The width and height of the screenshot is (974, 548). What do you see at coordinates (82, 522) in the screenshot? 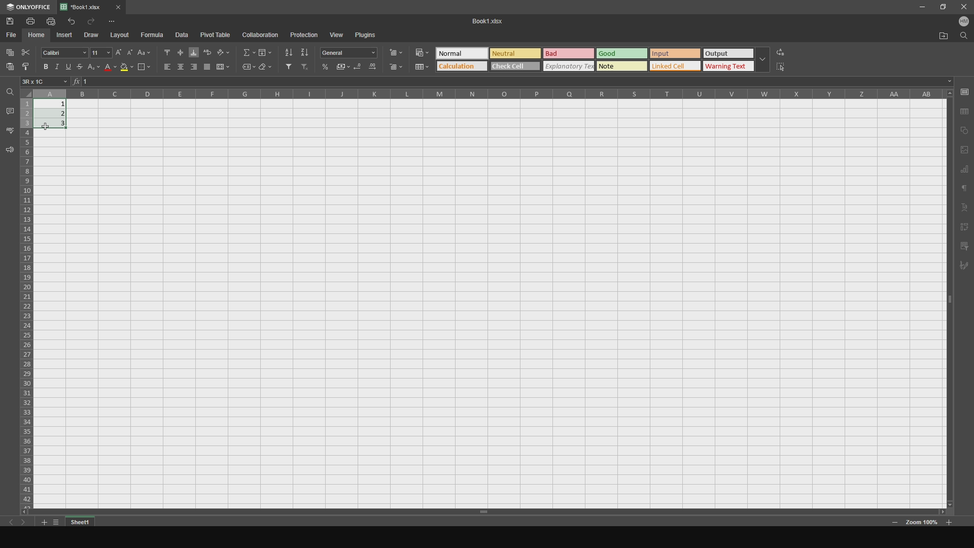
I see `sheet` at bounding box center [82, 522].